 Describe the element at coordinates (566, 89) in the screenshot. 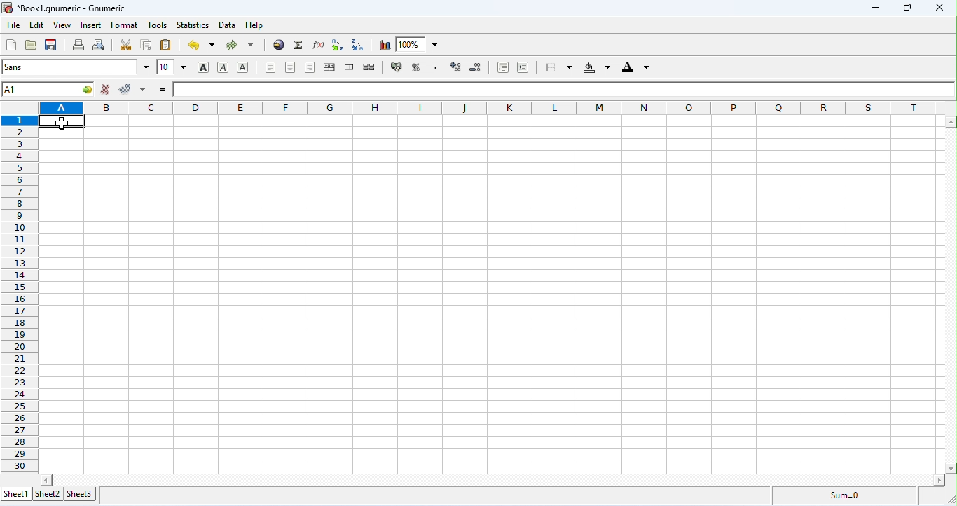

I see `` at that location.